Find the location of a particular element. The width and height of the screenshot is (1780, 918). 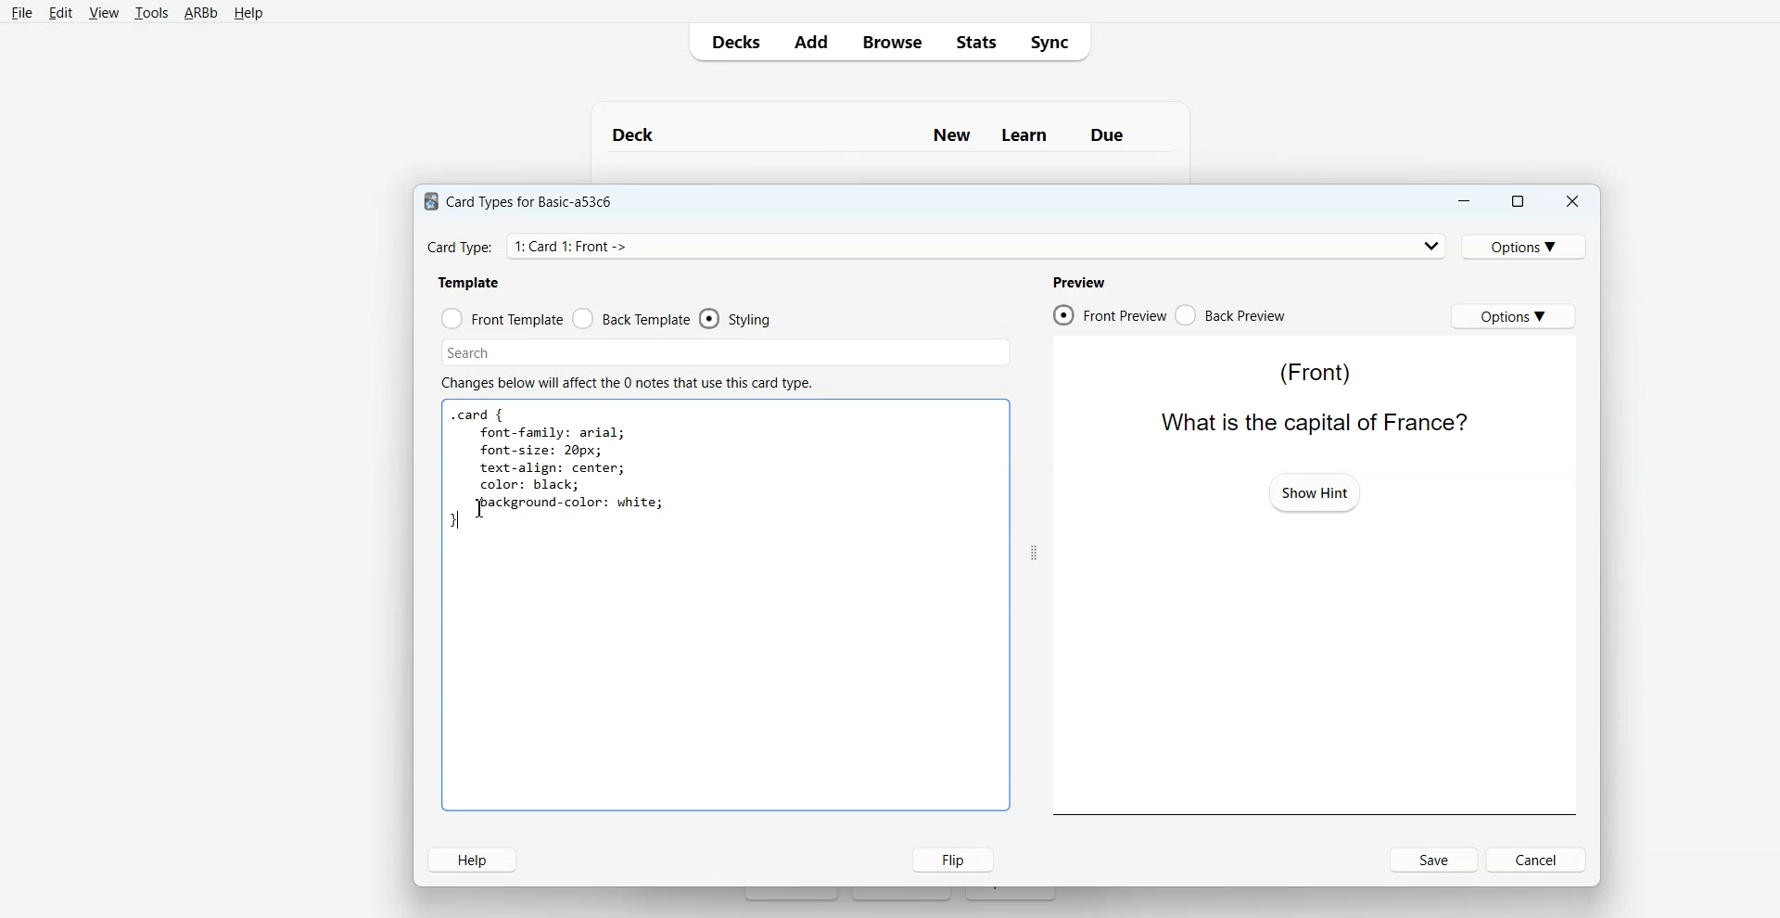

Back Template is located at coordinates (631, 319).